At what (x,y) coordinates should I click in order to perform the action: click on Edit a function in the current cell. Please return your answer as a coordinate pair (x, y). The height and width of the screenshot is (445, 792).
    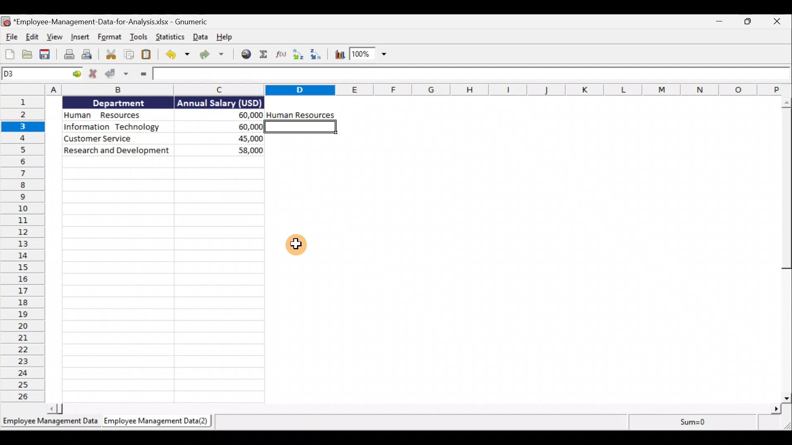
    Looking at the image, I should click on (281, 56).